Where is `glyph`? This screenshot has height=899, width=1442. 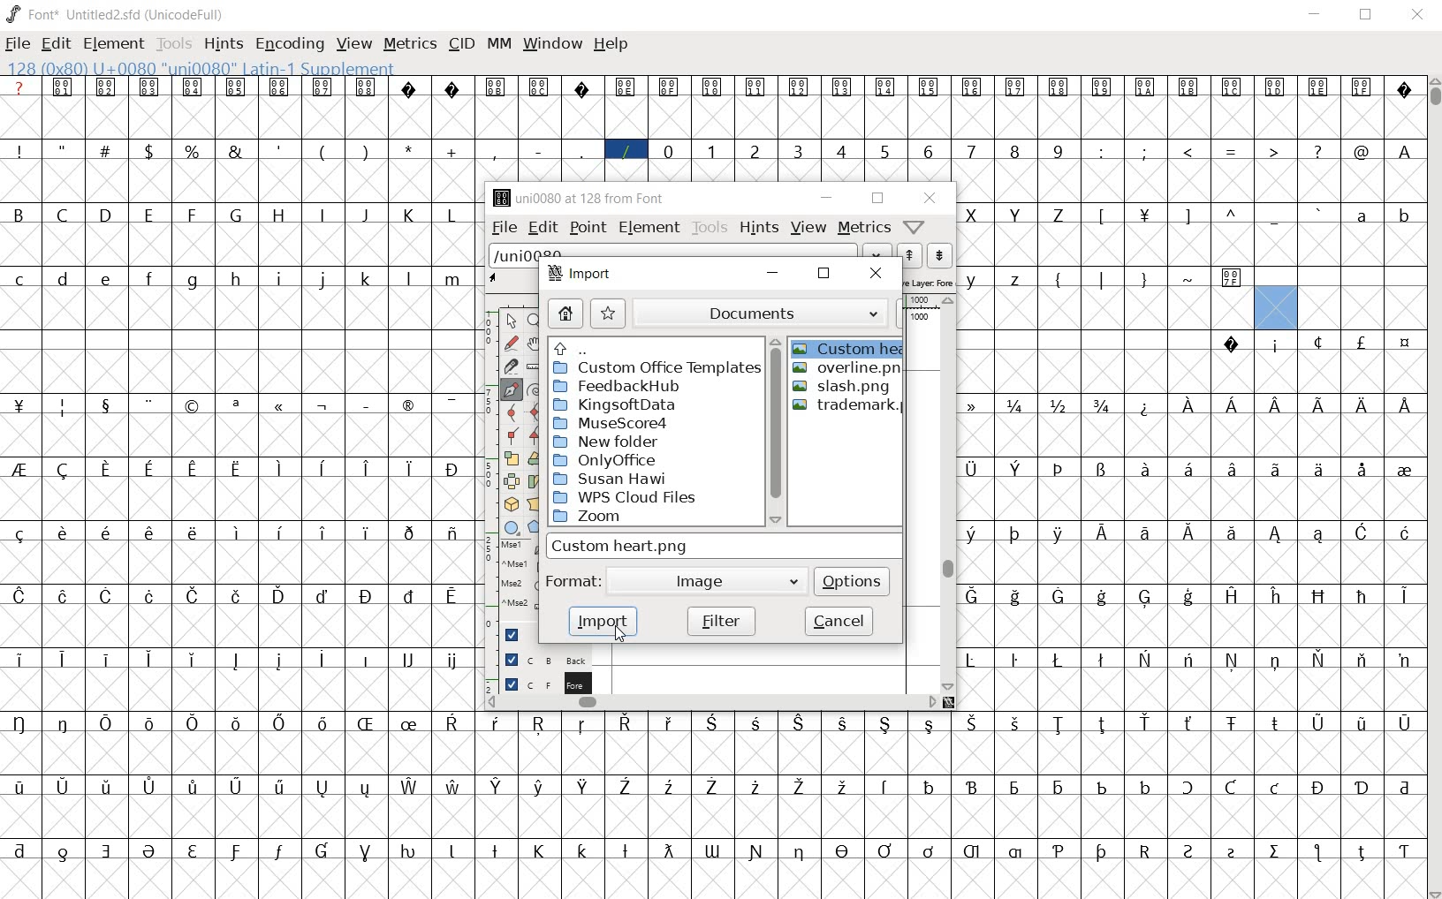 glyph is located at coordinates (62, 148).